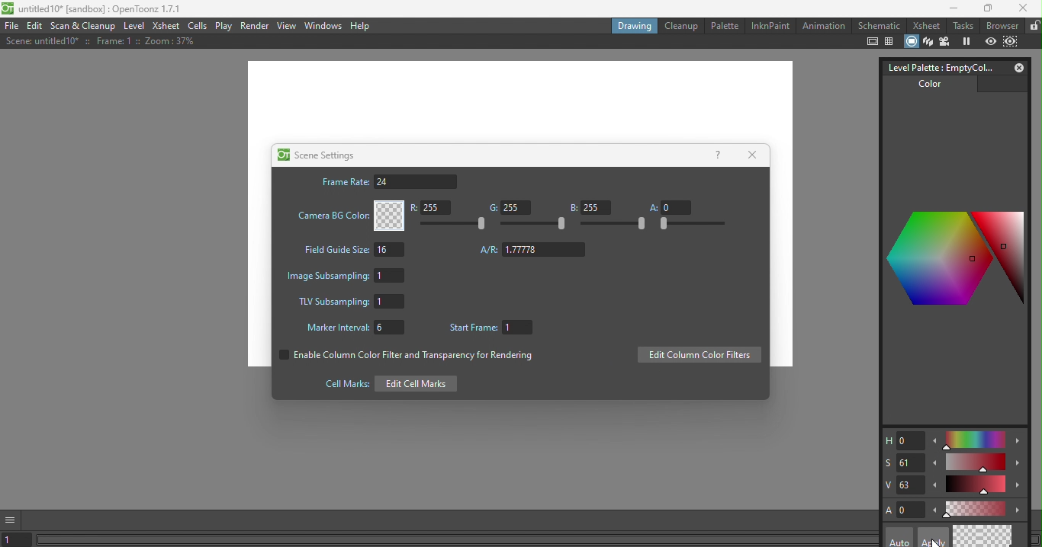 The width and height of the screenshot is (1042, 547). I want to click on Slide bar, so click(977, 486).